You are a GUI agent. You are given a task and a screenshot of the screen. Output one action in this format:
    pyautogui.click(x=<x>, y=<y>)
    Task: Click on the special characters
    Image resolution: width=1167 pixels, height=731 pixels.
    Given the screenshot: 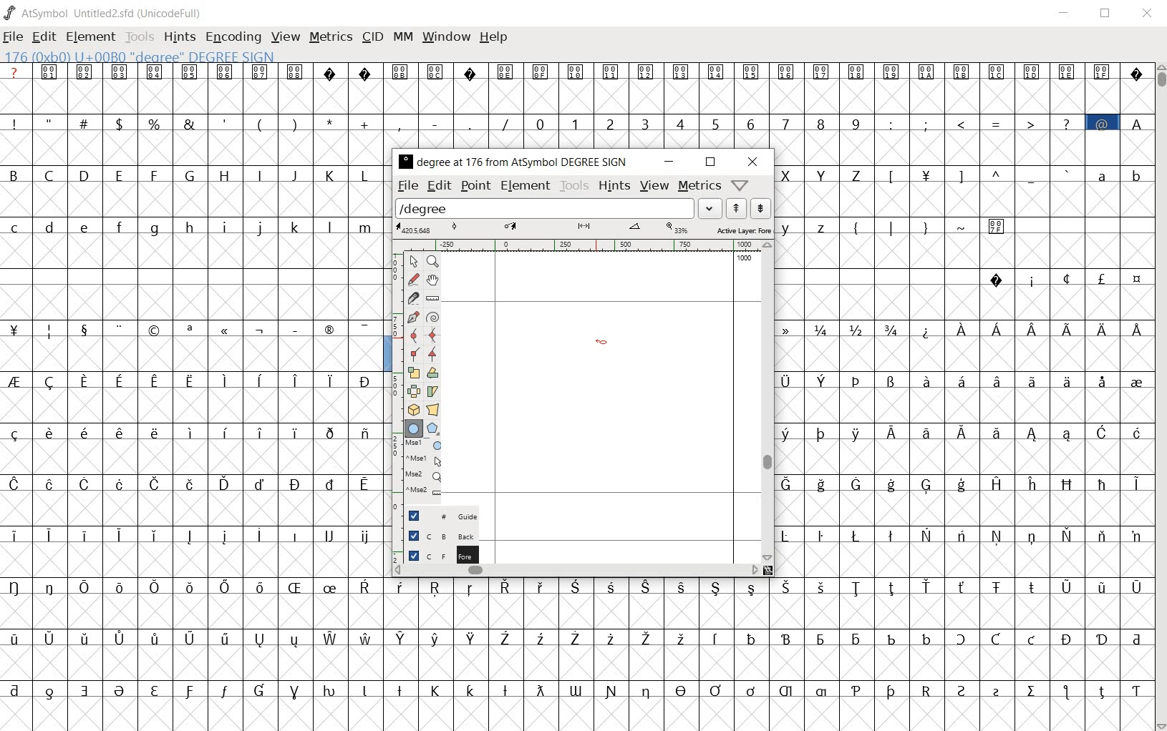 What is the action you would take?
    pyautogui.click(x=979, y=123)
    